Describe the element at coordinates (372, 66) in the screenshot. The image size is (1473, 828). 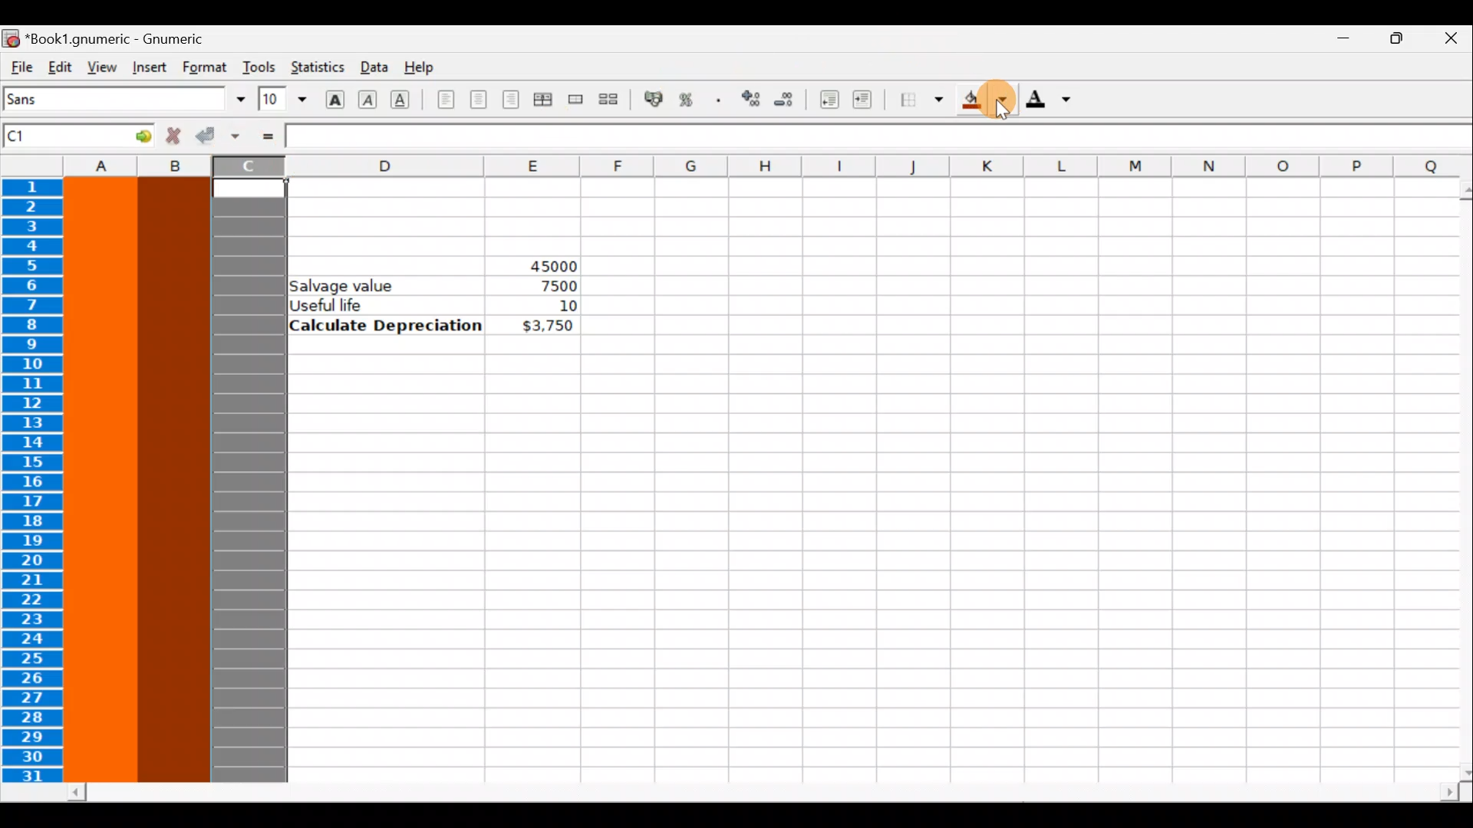
I see `Data` at that location.